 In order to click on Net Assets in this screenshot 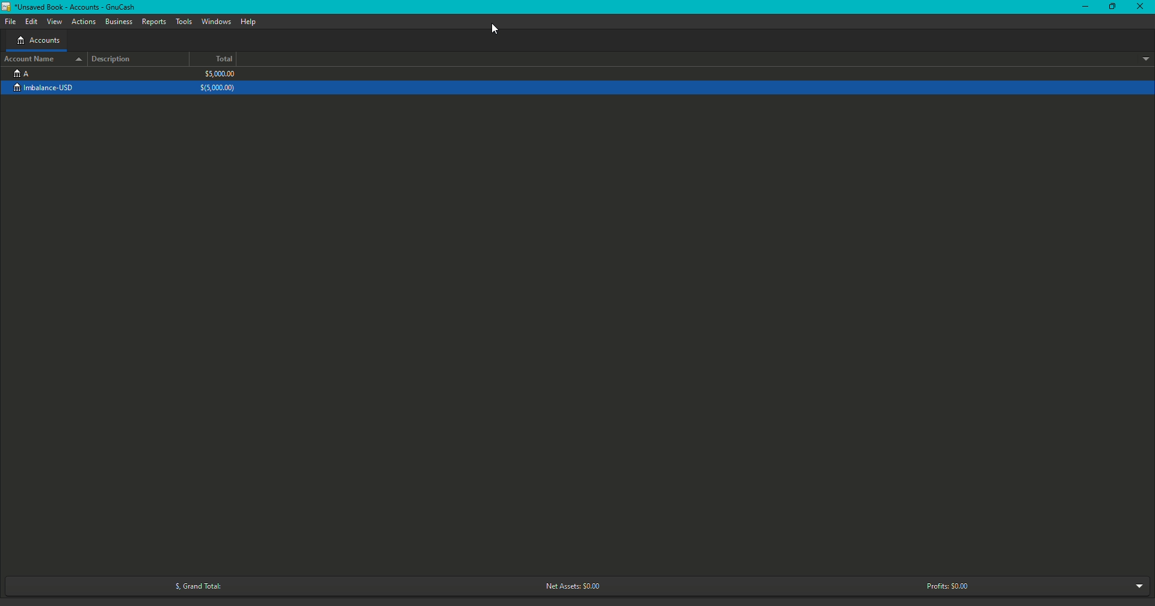, I will do `click(570, 587)`.